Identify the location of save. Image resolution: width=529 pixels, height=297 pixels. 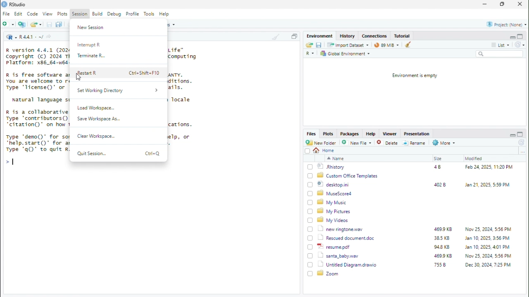
(49, 24).